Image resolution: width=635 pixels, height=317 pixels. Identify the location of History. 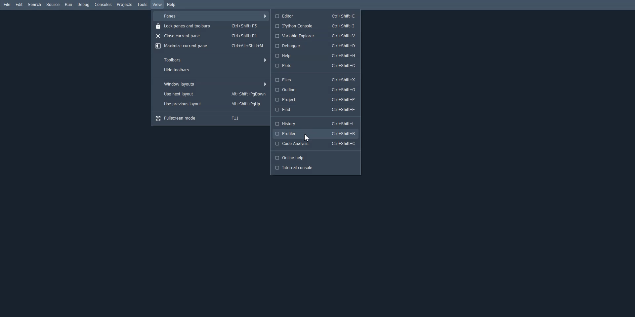
(314, 123).